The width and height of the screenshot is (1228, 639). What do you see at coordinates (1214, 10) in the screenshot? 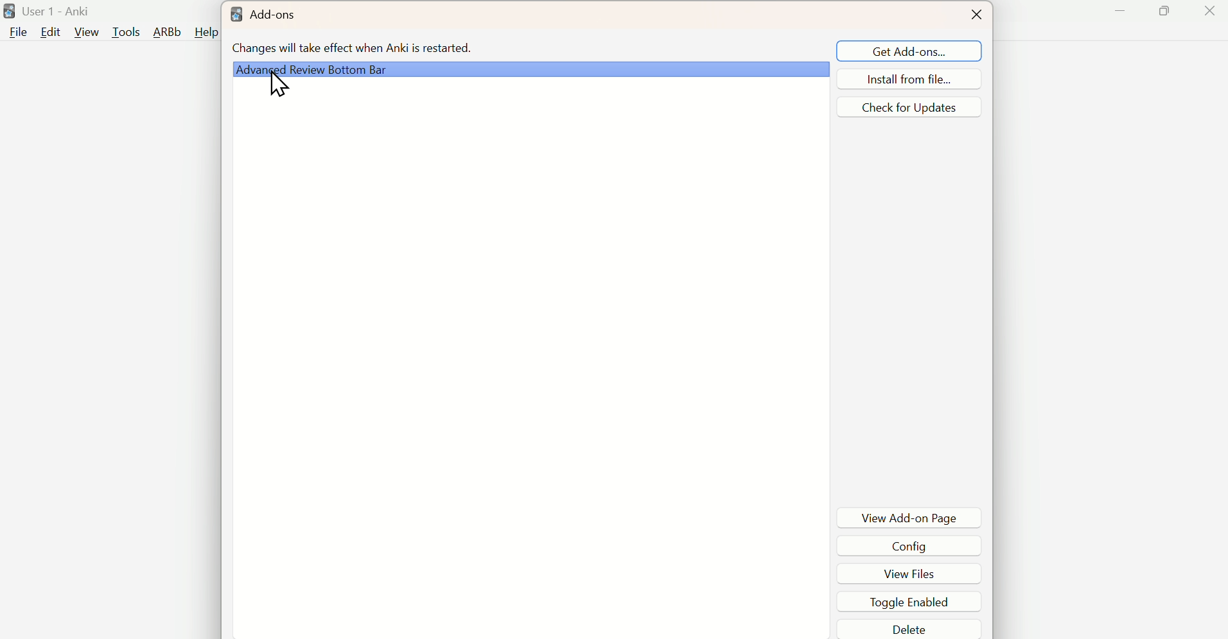
I see `Close` at bounding box center [1214, 10].